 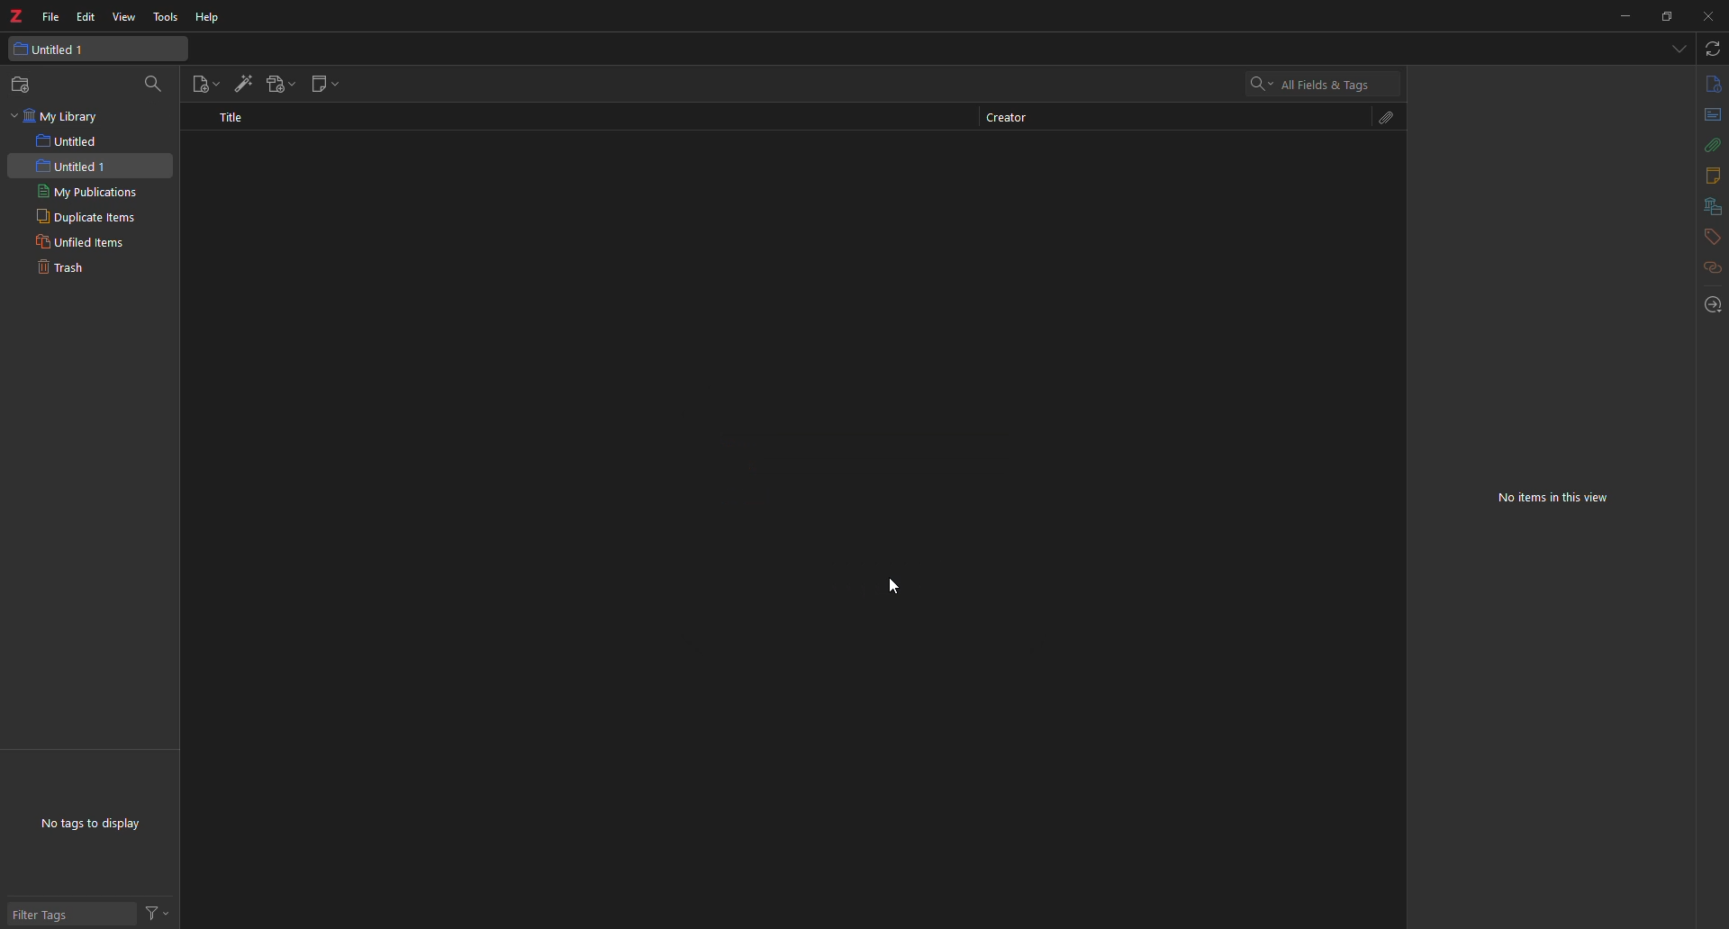 I want to click on Close, so click(x=1706, y=16).